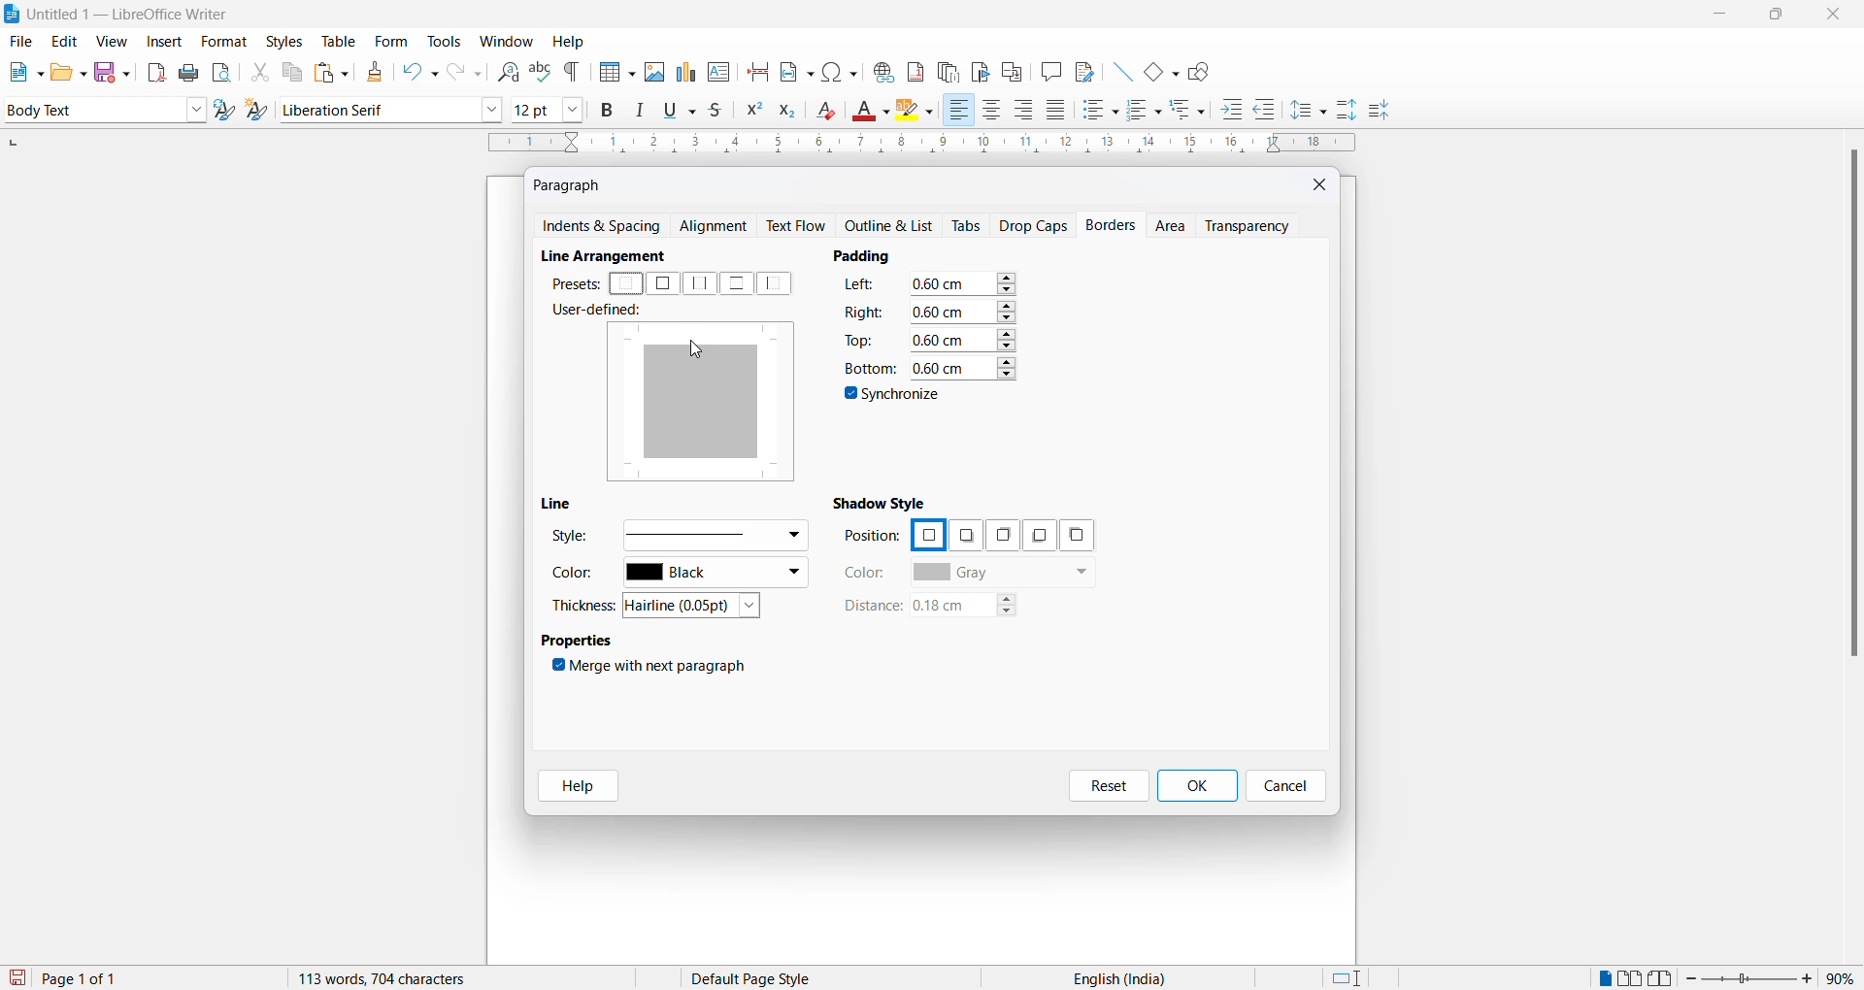  What do you see at coordinates (339, 41) in the screenshot?
I see `table` at bounding box center [339, 41].